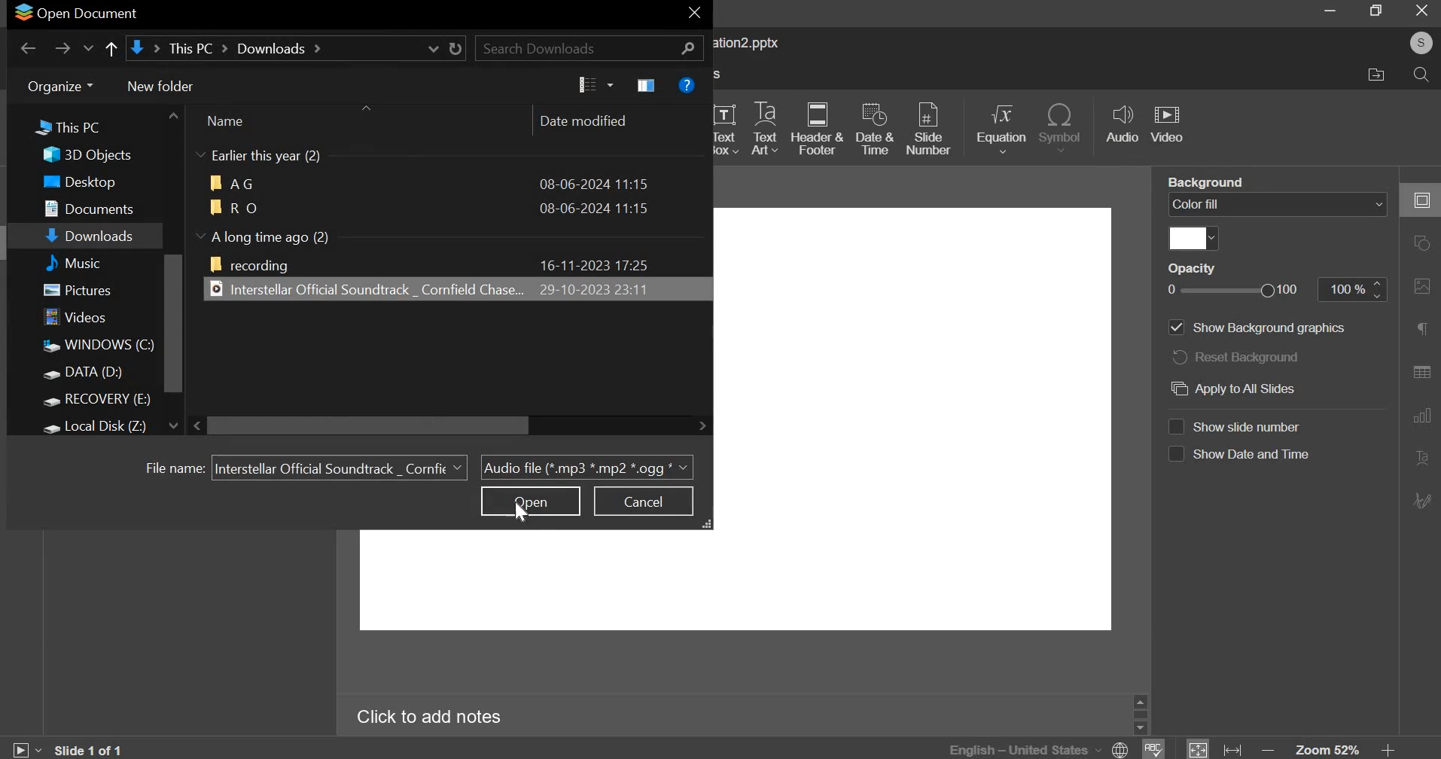 The width and height of the screenshot is (1441, 759). What do you see at coordinates (96, 428) in the screenshot?
I see `Local Disk (Z:)` at bounding box center [96, 428].